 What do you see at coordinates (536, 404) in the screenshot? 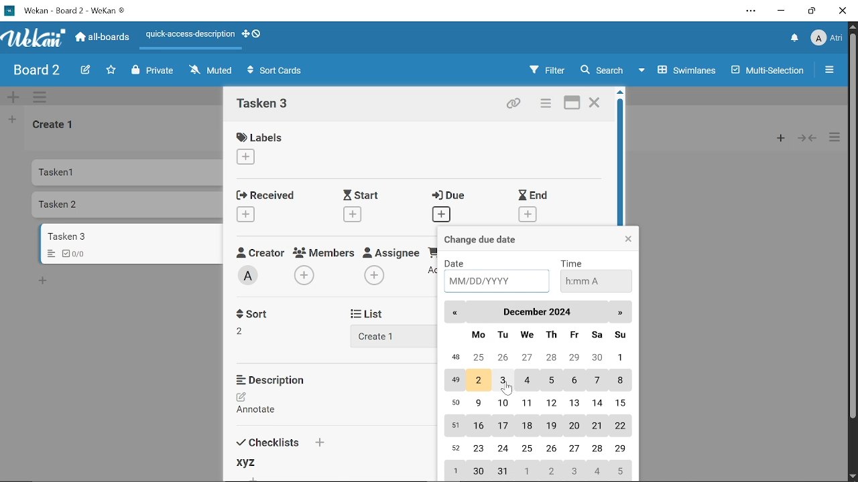
I see `Calender` at bounding box center [536, 404].